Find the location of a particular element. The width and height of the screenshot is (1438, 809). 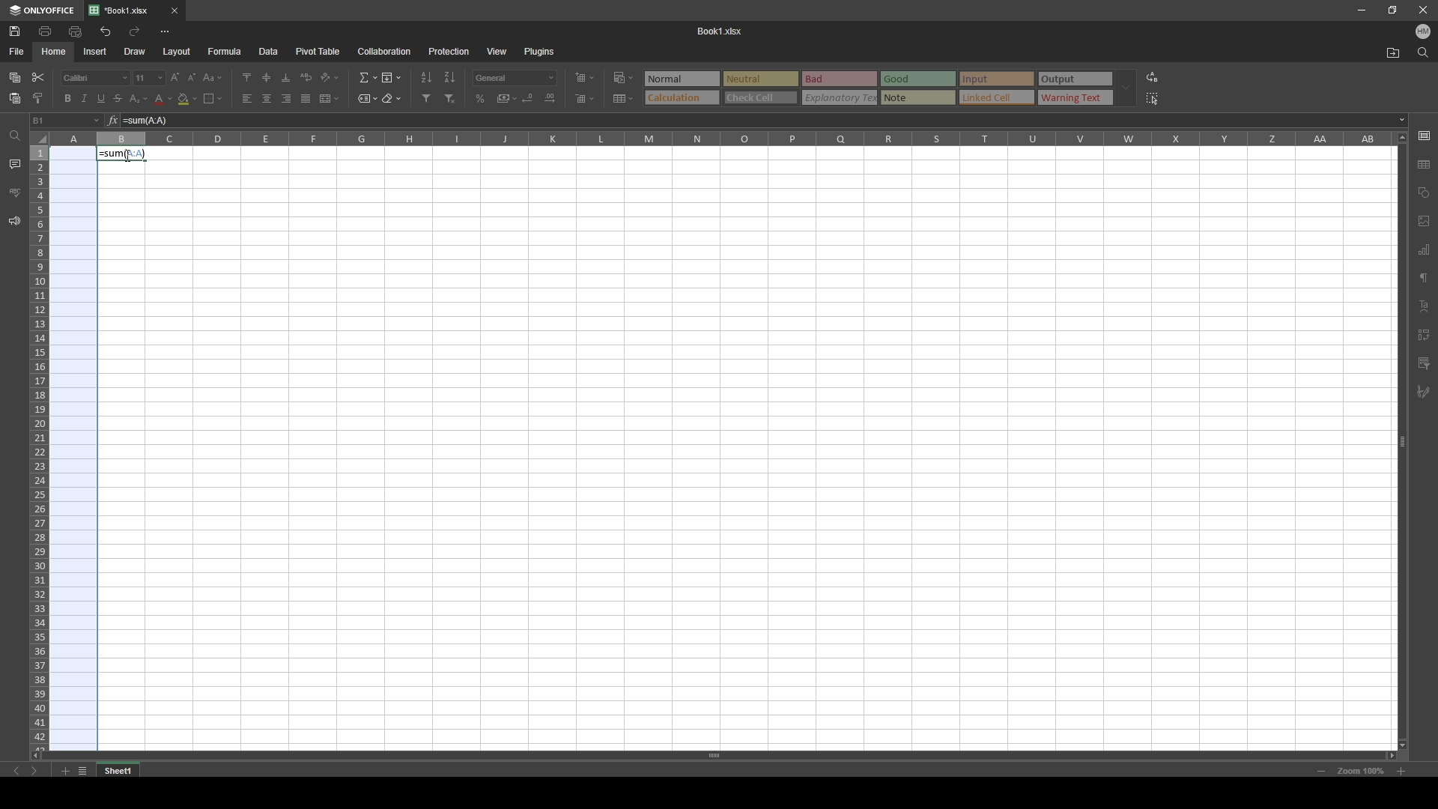

tab 1 is located at coordinates (124, 10).